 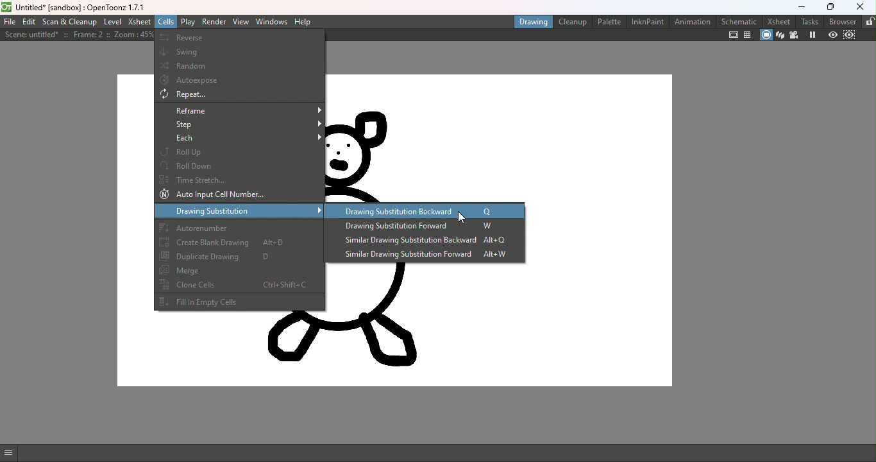 I want to click on Palette, so click(x=609, y=21).